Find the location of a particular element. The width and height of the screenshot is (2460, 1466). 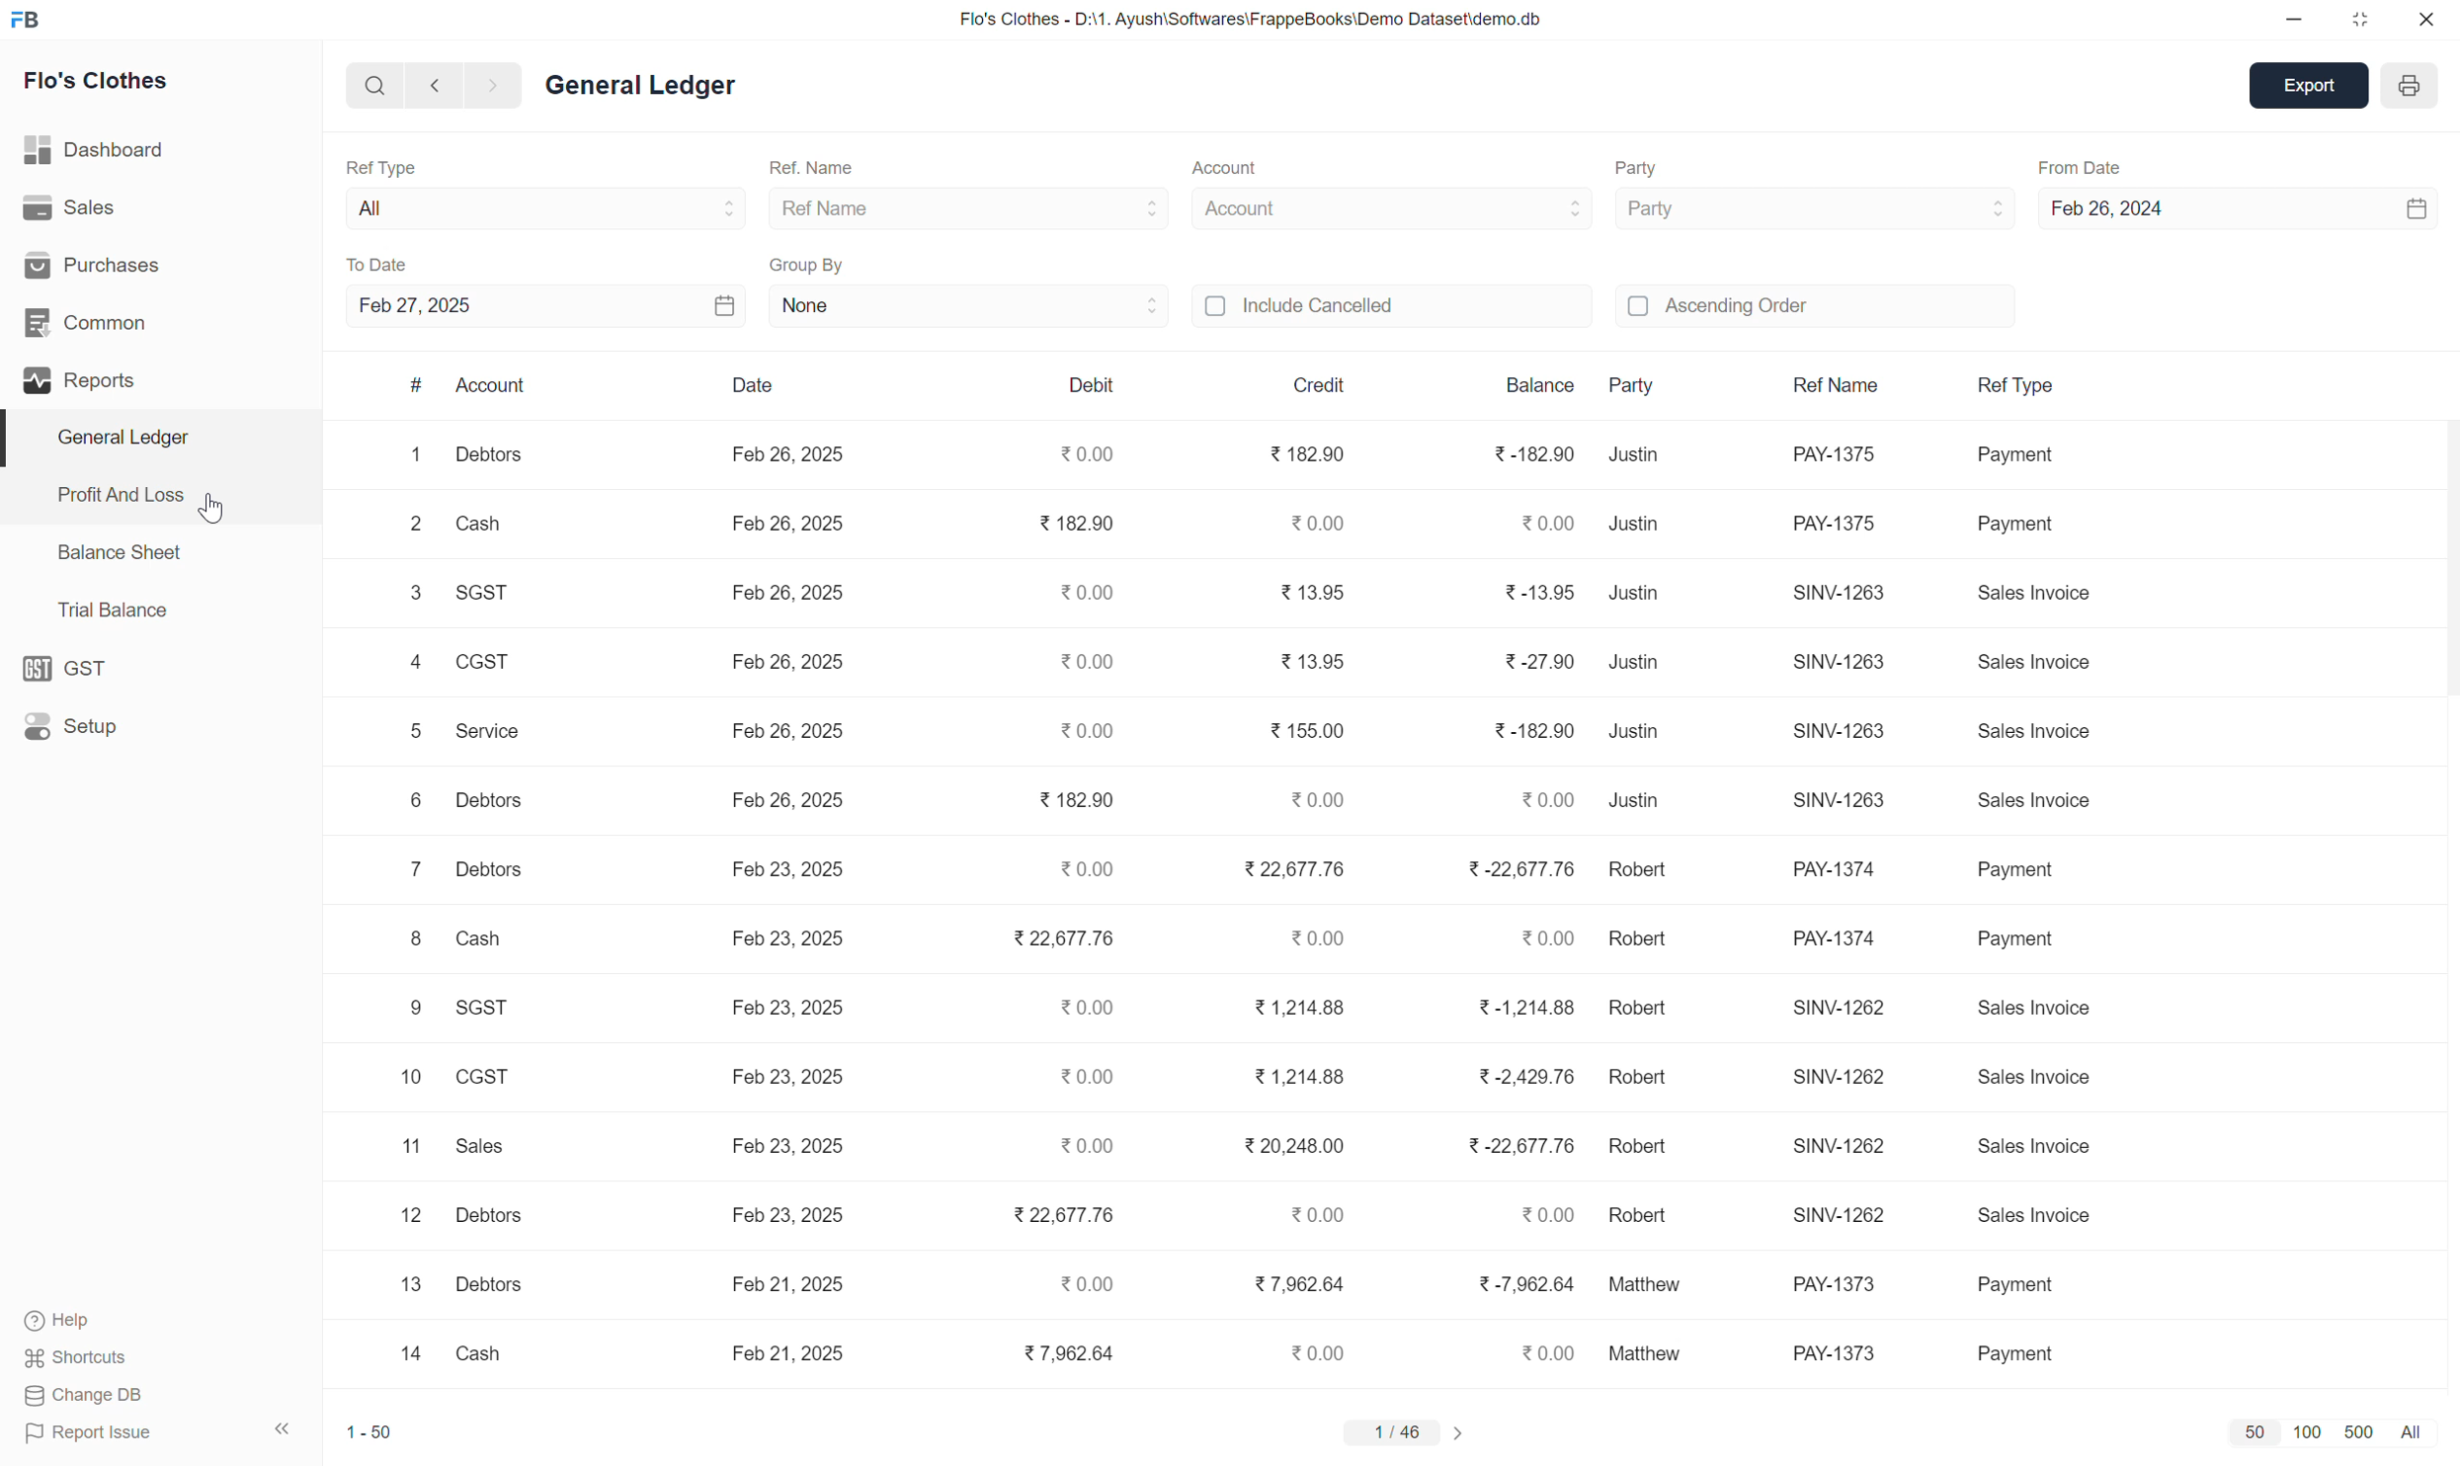

9 is located at coordinates (397, 1010).